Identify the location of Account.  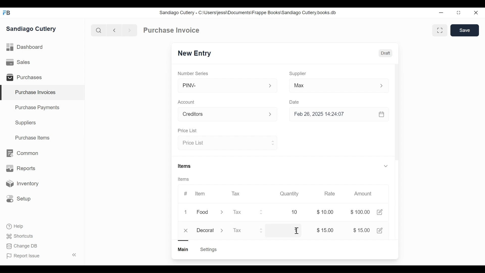
(221, 115).